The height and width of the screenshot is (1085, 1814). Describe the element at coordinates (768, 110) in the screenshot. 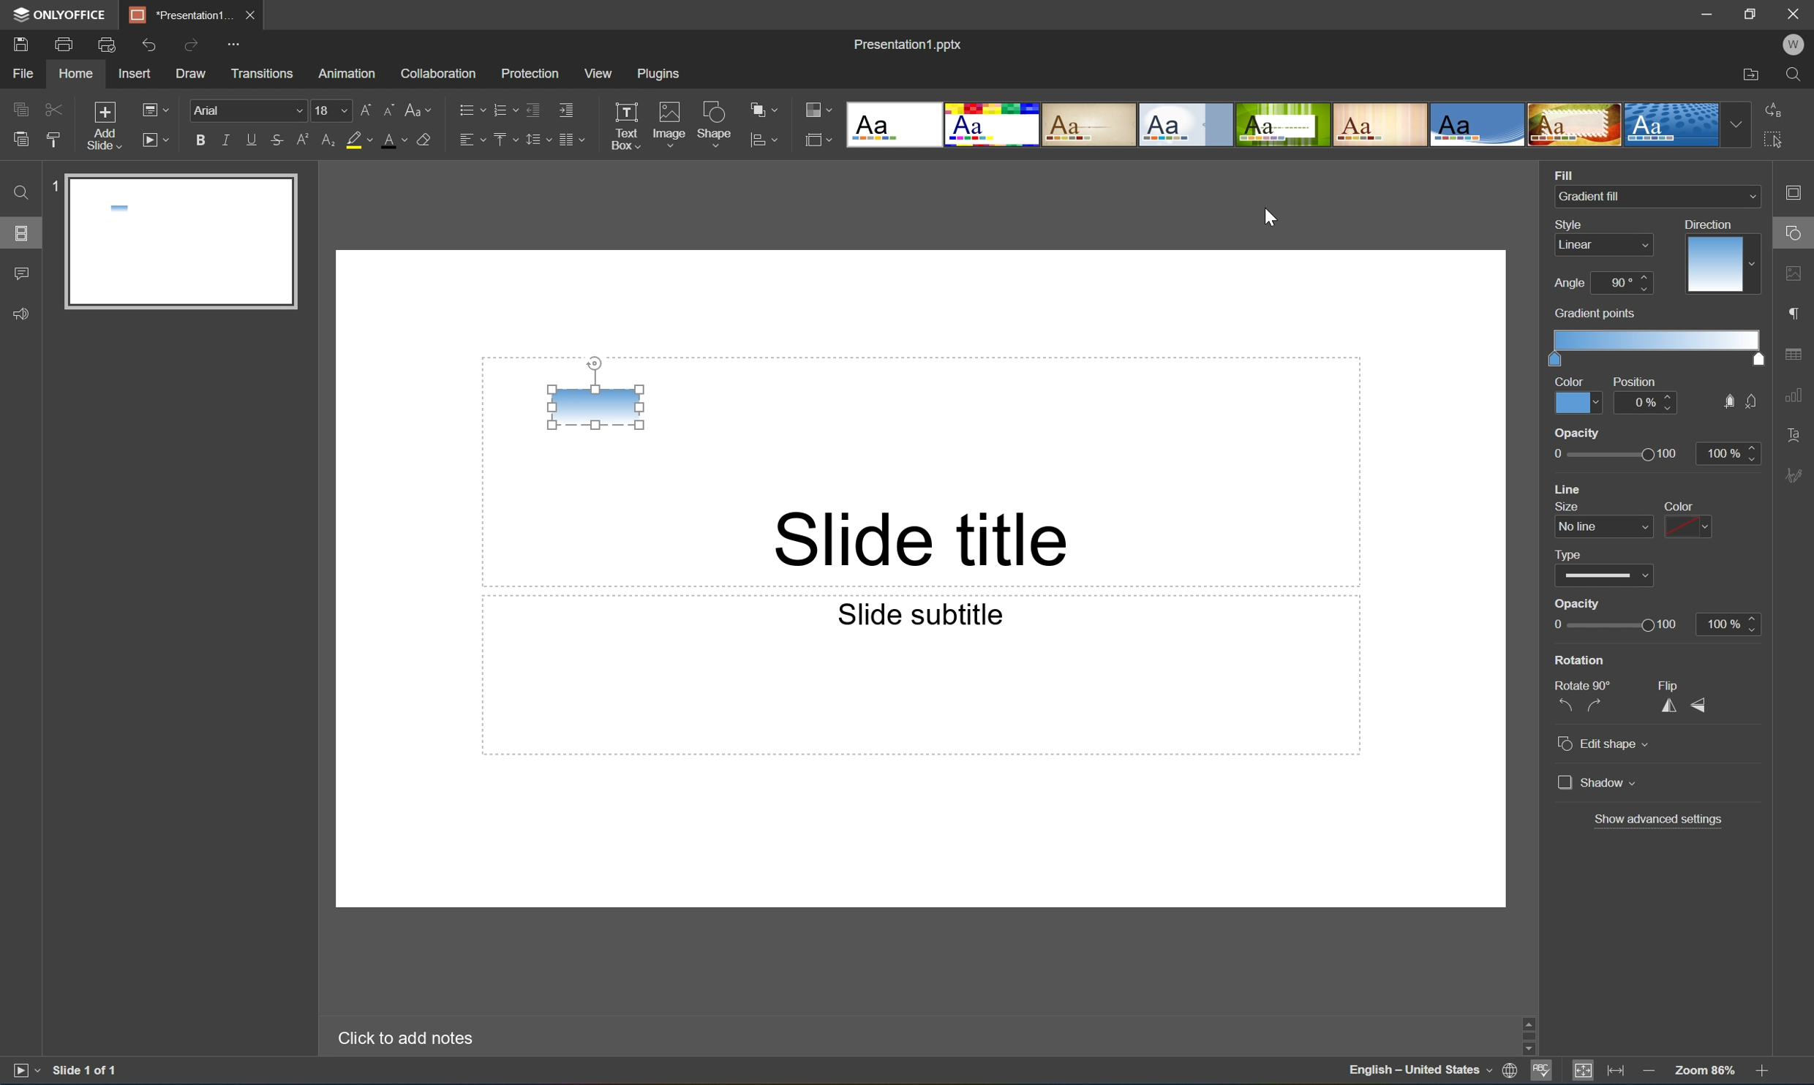

I see `Arrange shape` at that location.